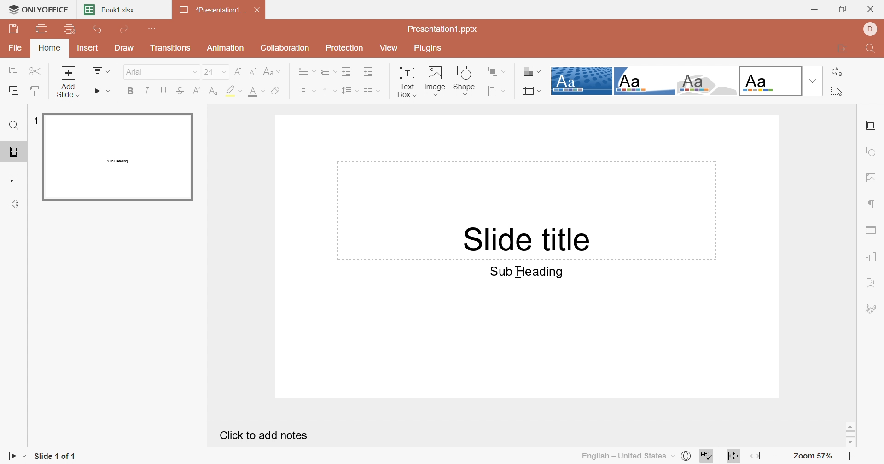  What do you see at coordinates (284, 48) in the screenshot?
I see `Collaboration` at bounding box center [284, 48].